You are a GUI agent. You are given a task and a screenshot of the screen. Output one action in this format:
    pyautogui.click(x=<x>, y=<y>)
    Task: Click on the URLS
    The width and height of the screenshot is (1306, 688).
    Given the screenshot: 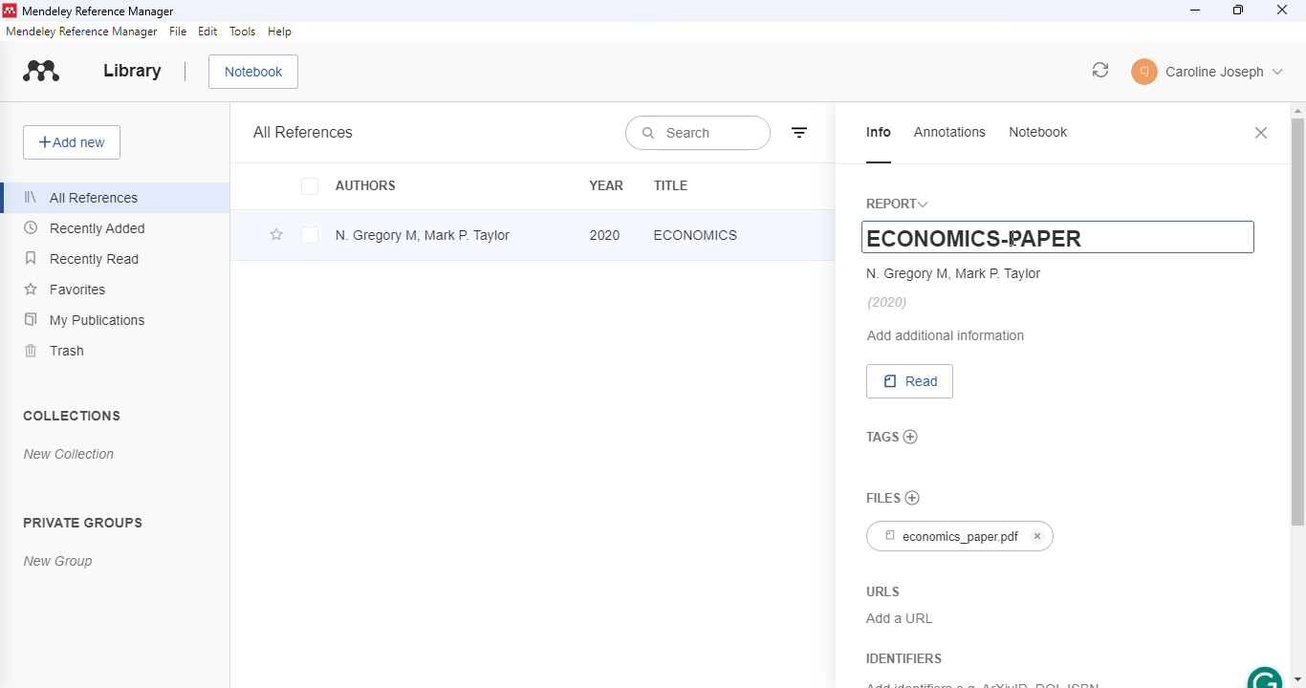 What is the action you would take?
    pyautogui.click(x=882, y=591)
    